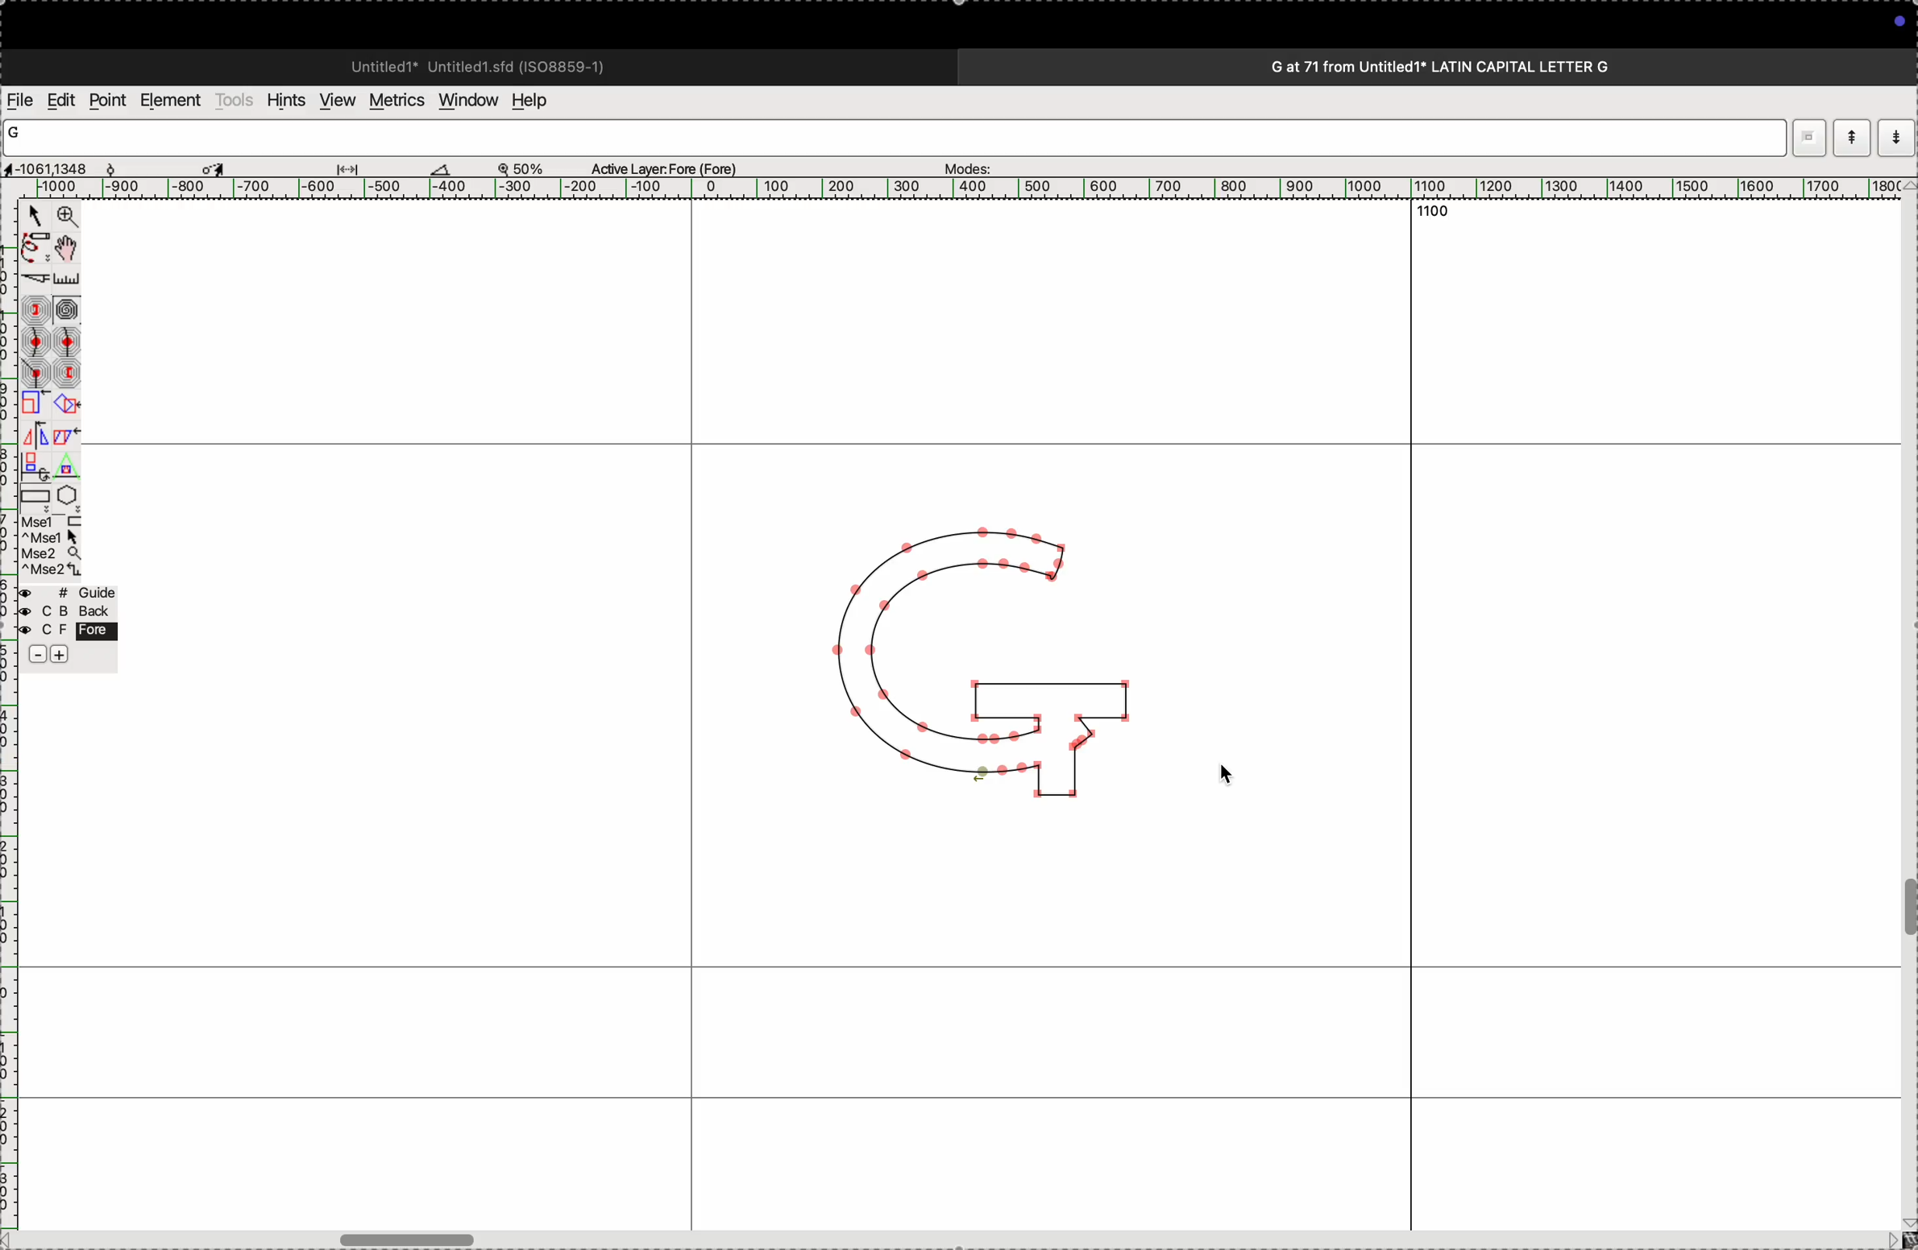 The image size is (1918, 1250). What do you see at coordinates (108, 101) in the screenshot?
I see `points` at bounding box center [108, 101].